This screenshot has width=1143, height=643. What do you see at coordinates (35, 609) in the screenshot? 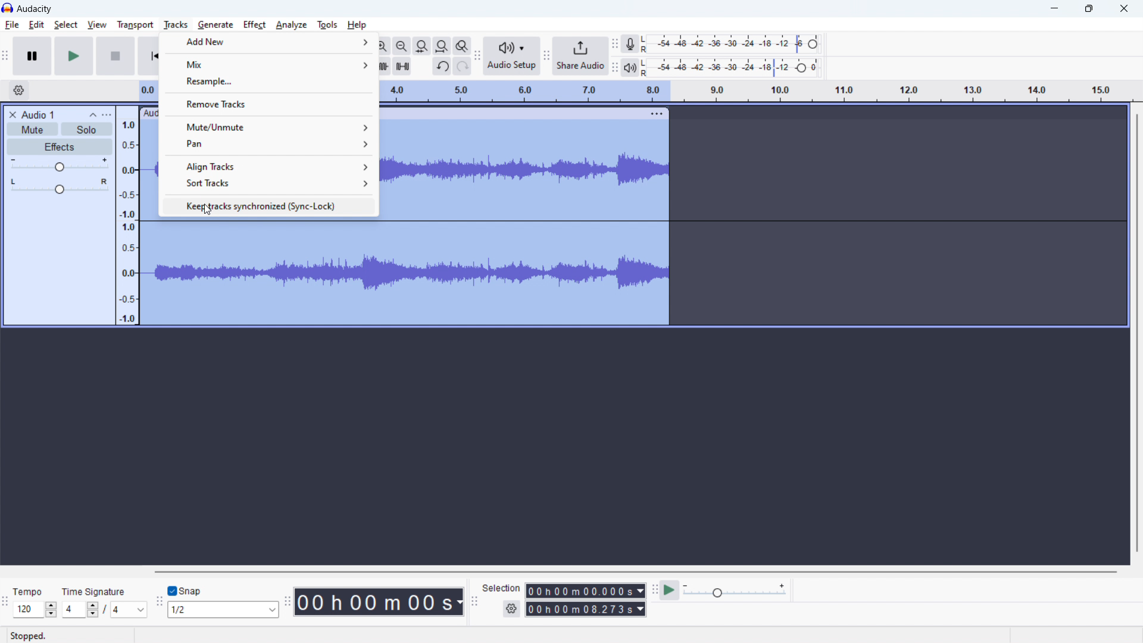
I see `tempo` at bounding box center [35, 609].